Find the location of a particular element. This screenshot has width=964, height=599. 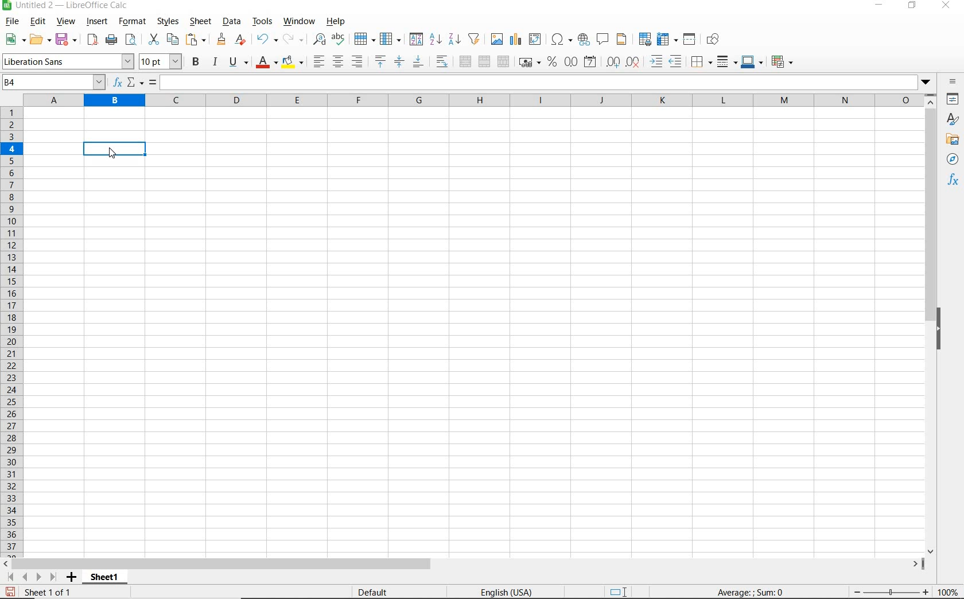

format as percent is located at coordinates (551, 63).